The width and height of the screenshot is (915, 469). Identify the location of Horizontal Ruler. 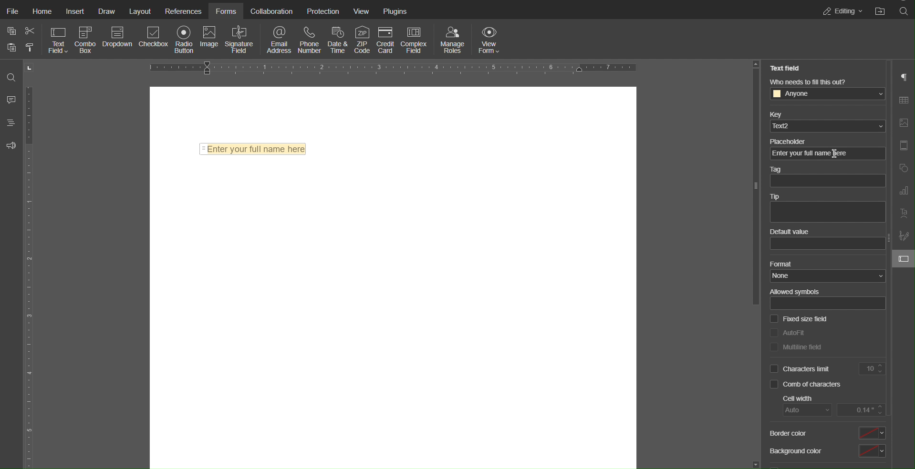
(393, 69).